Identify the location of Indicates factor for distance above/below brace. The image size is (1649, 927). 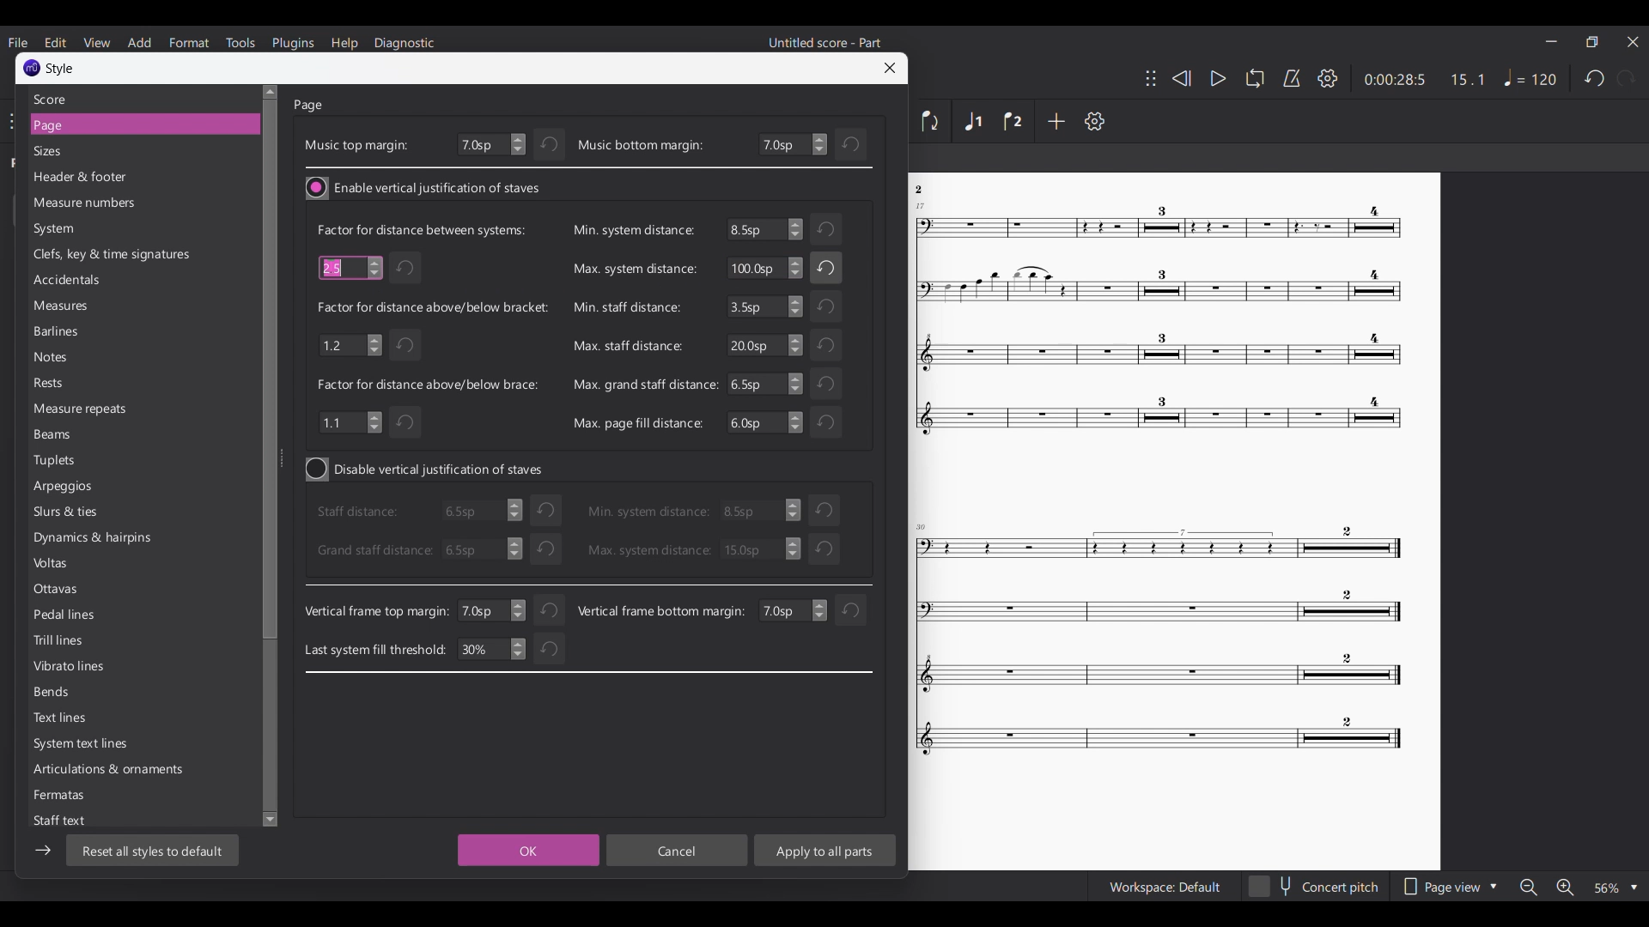
(429, 385).